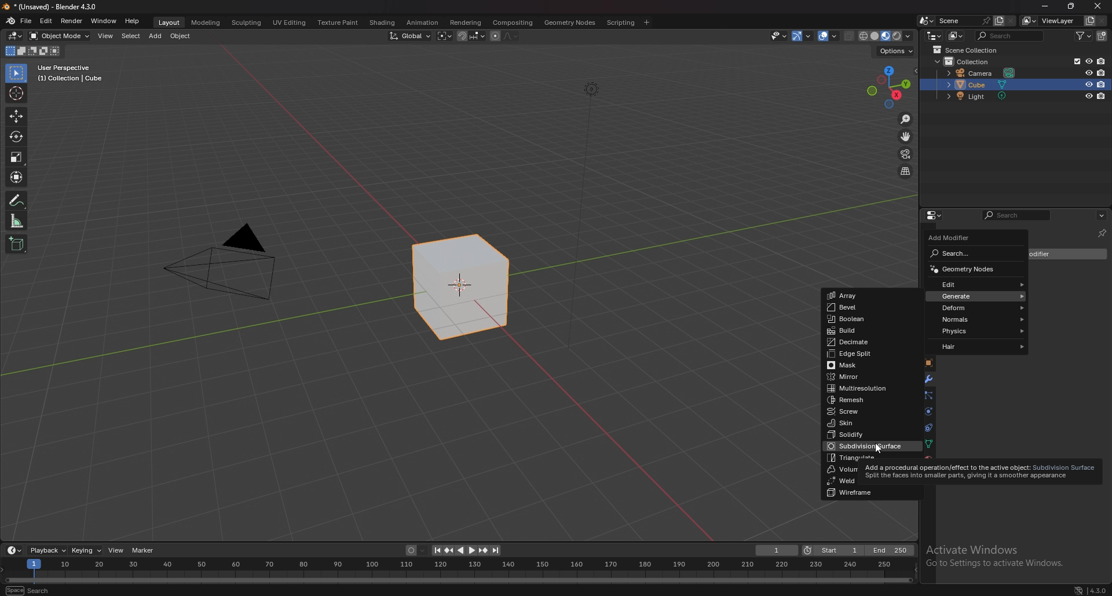 The height and width of the screenshot is (596, 1112). Describe the element at coordinates (107, 36) in the screenshot. I see `view` at that location.